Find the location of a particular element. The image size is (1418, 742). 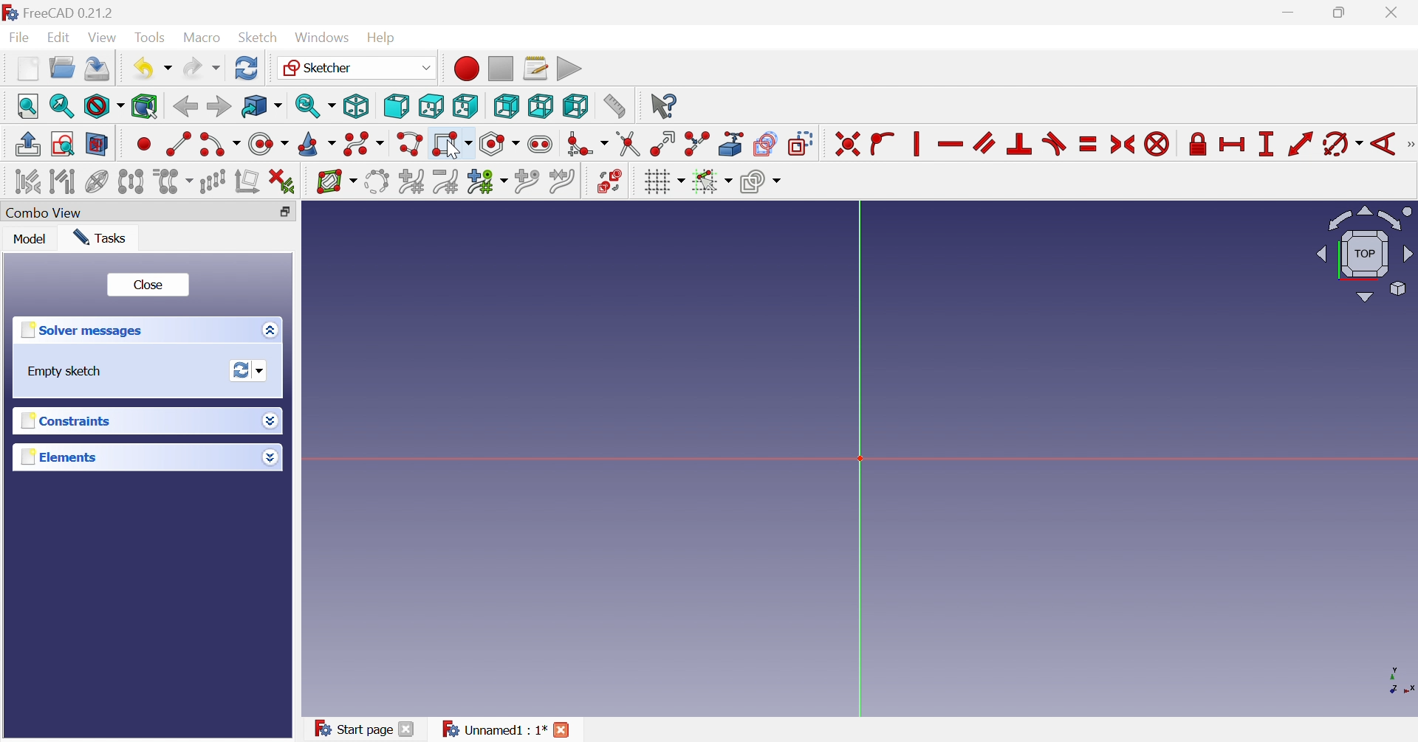

Toggle snap is located at coordinates (710, 182).